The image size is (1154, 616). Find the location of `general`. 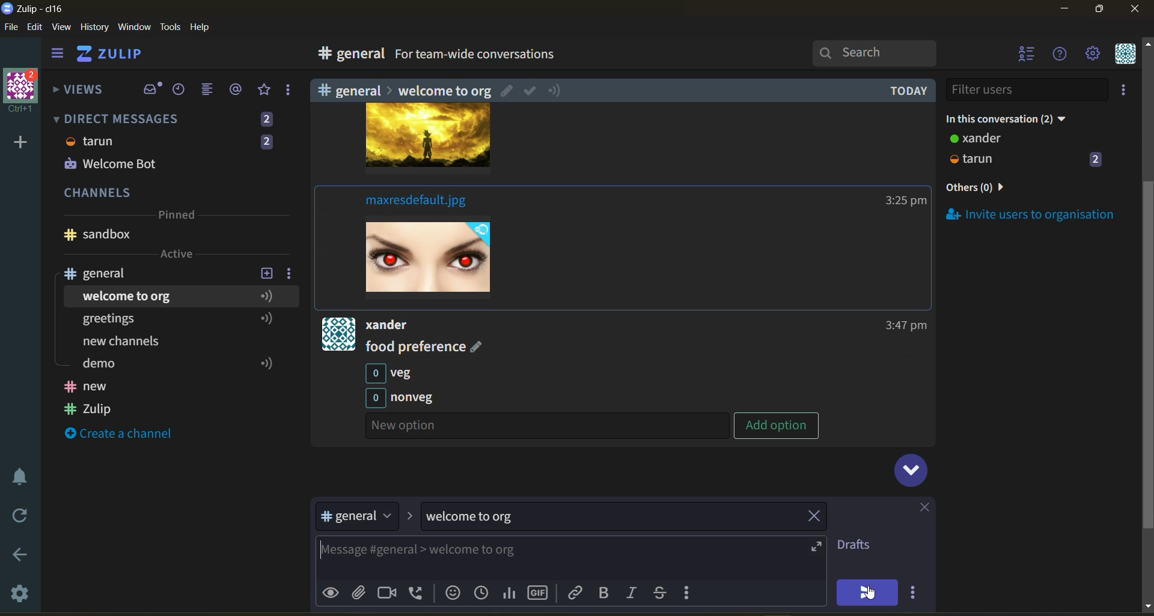

general is located at coordinates (352, 54).